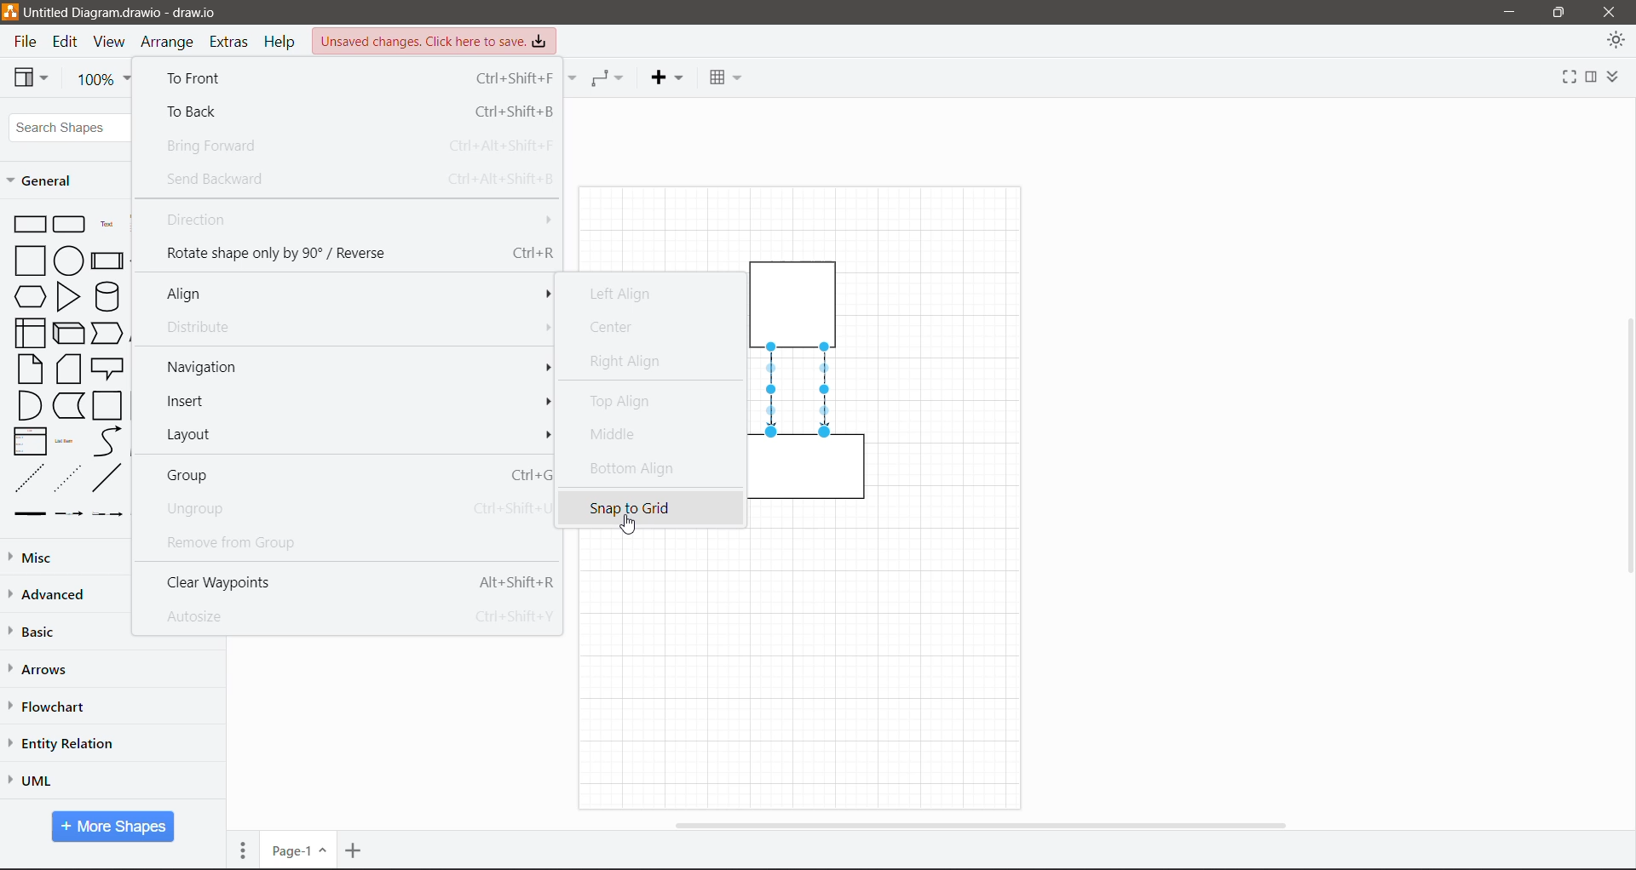  Describe the element at coordinates (29, 223) in the screenshot. I see `Rectangle` at that location.